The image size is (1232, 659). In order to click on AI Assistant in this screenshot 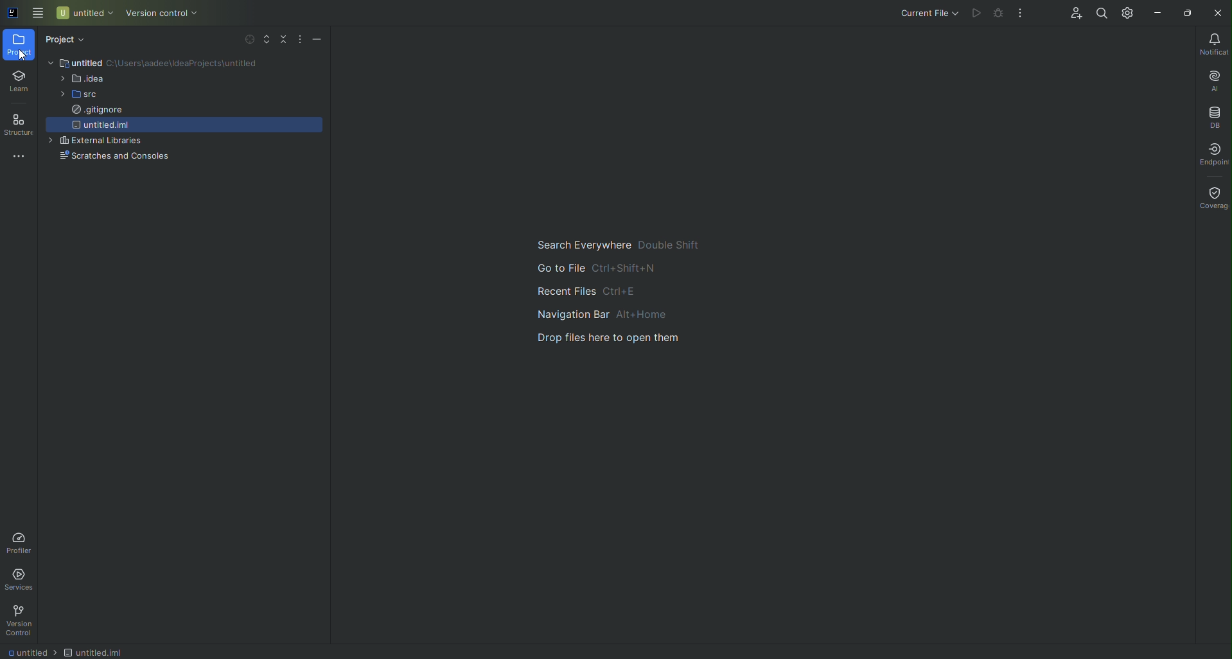, I will do `click(1213, 79)`.